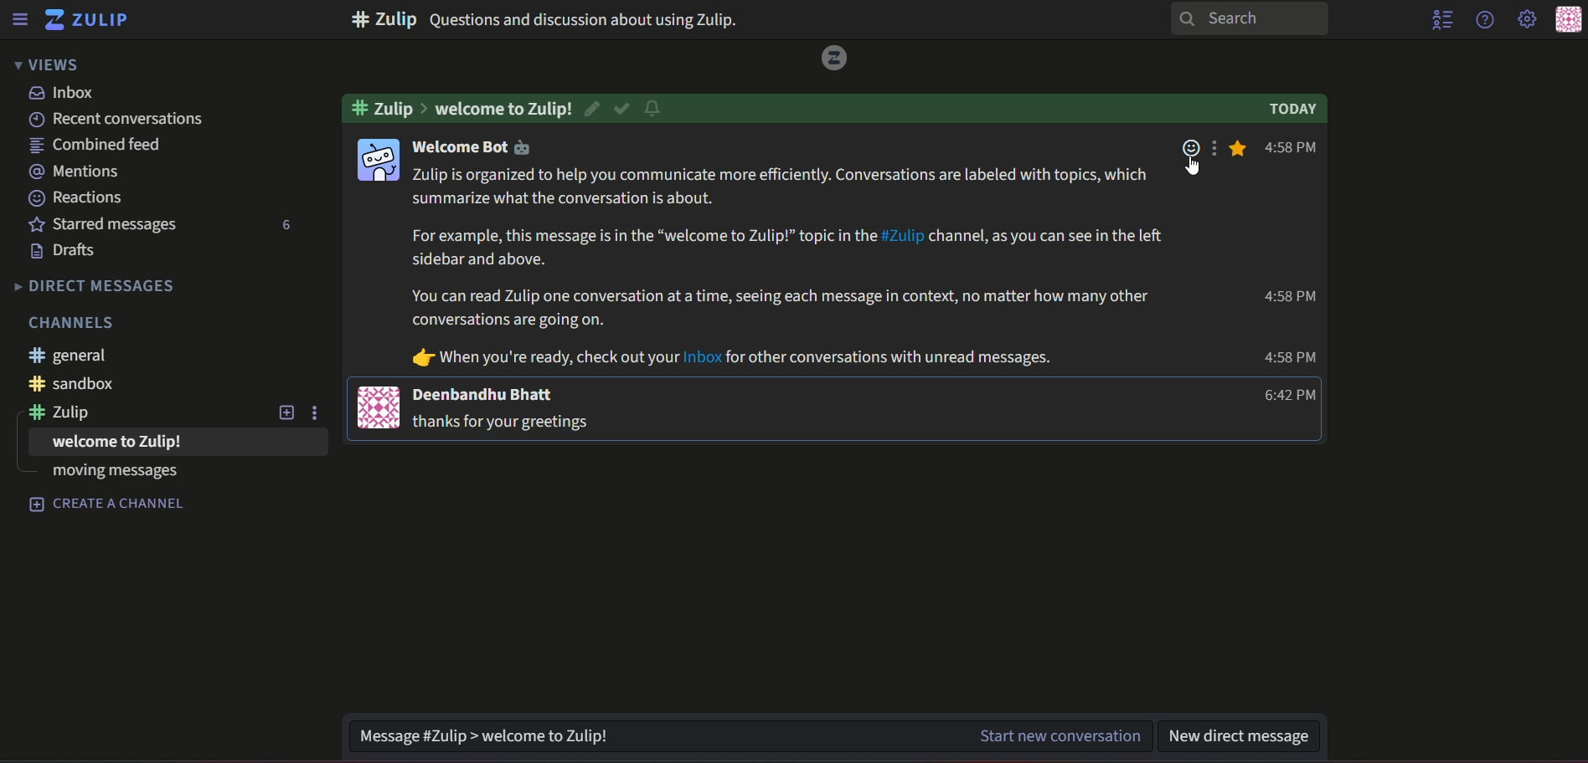 The height and width of the screenshot is (763, 1588). What do you see at coordinates (486, 393) in the screenshot?
I see `Deenbandhu Bhatt` at bounding box center [486, 393].